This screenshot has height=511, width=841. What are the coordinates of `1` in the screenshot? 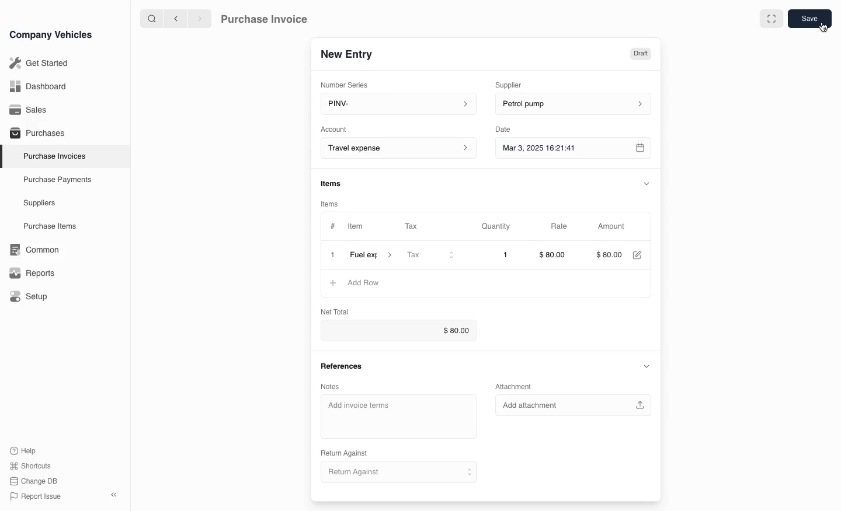 It's located at (497, 255).